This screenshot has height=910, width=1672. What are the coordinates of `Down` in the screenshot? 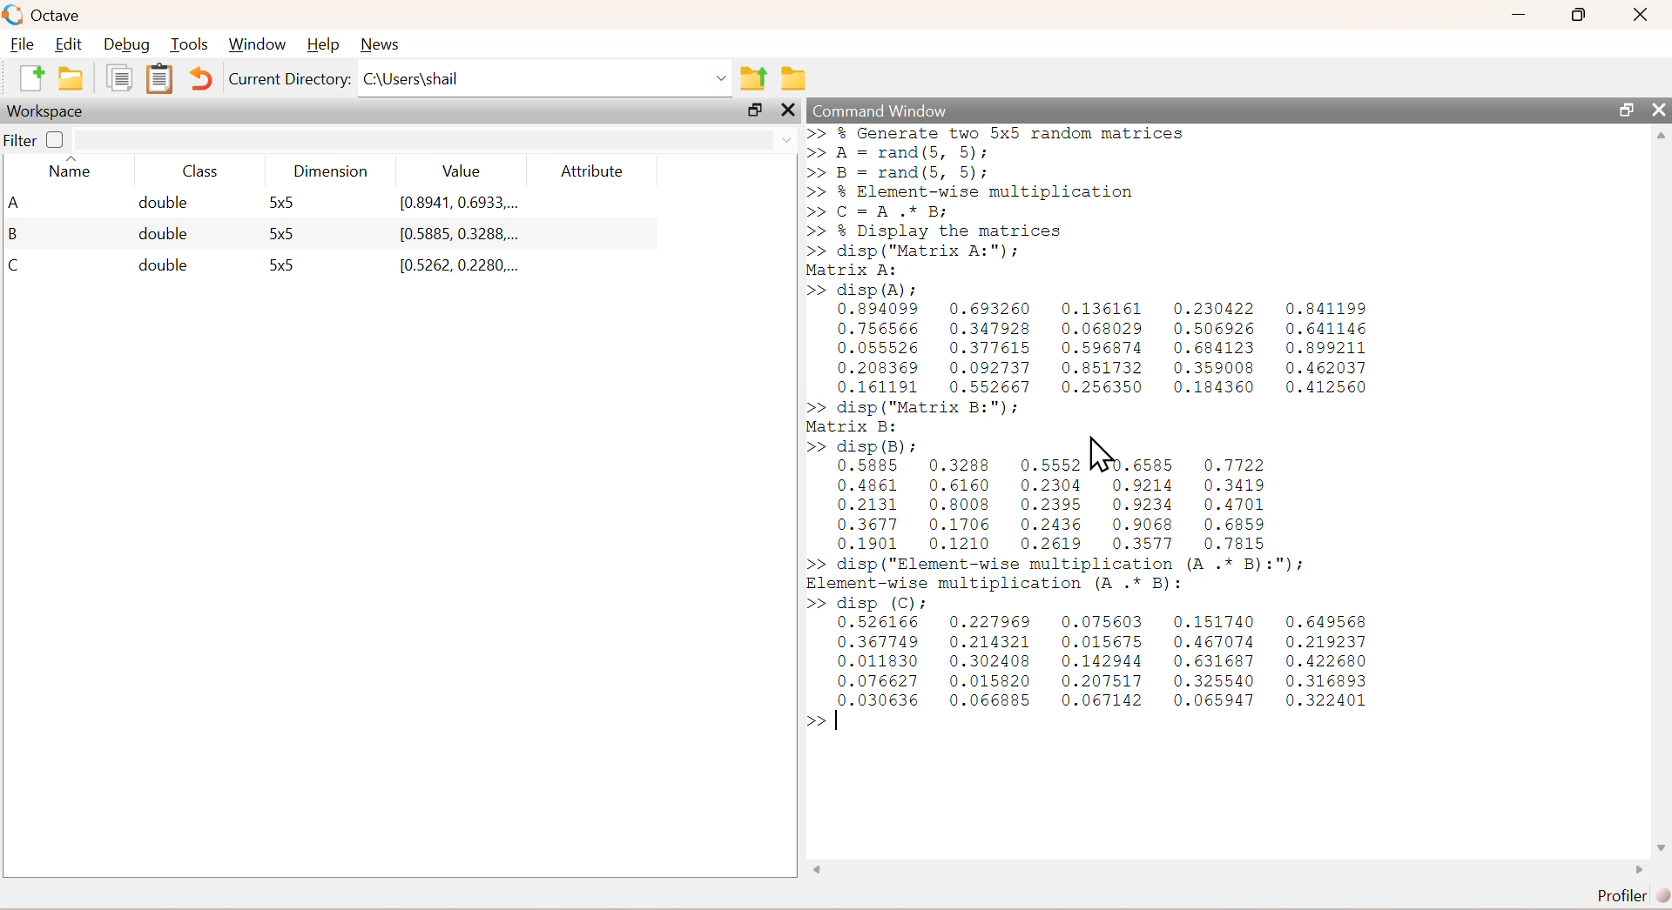 It's located at (1662, 840).